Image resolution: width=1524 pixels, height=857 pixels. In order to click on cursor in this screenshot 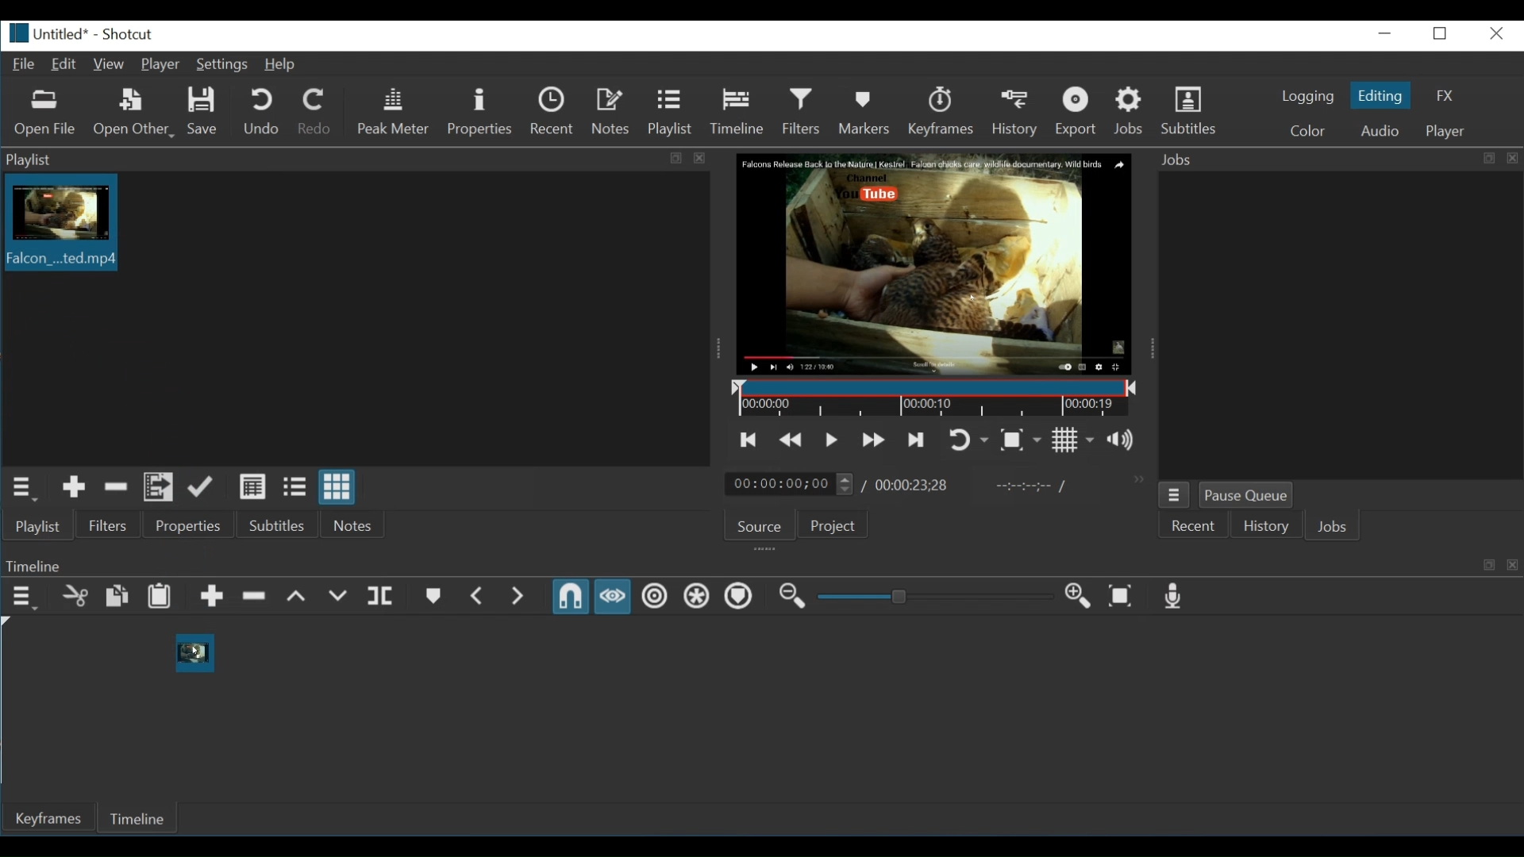, I will do `click(195, 651)`.